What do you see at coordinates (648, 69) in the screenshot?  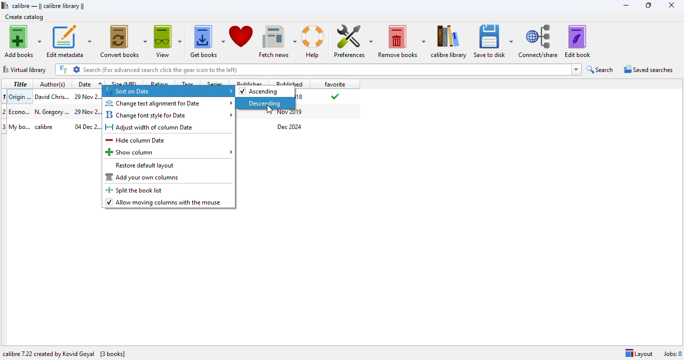 I see `saved searches` at bounding box center [648, 69].